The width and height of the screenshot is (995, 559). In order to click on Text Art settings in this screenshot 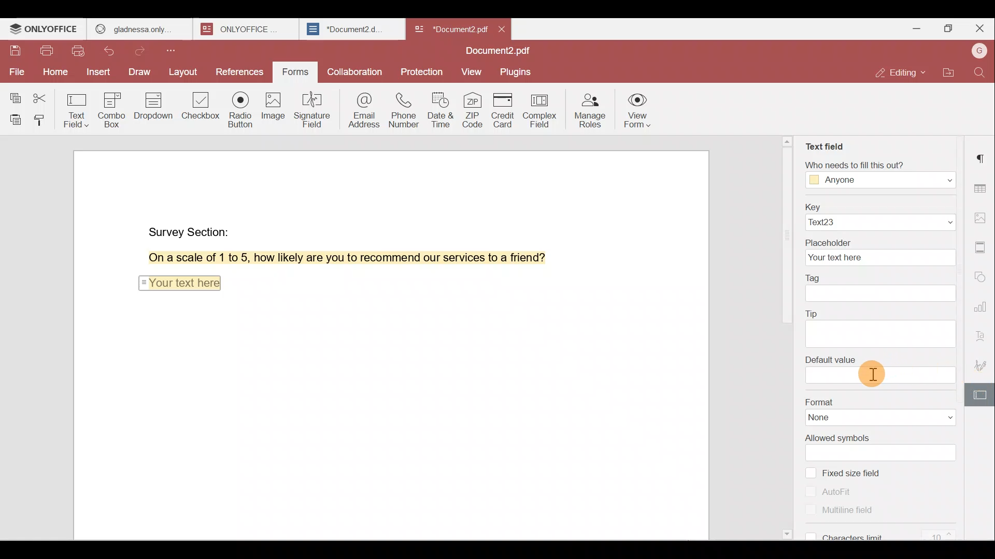, I will do `click(982, 333)`.